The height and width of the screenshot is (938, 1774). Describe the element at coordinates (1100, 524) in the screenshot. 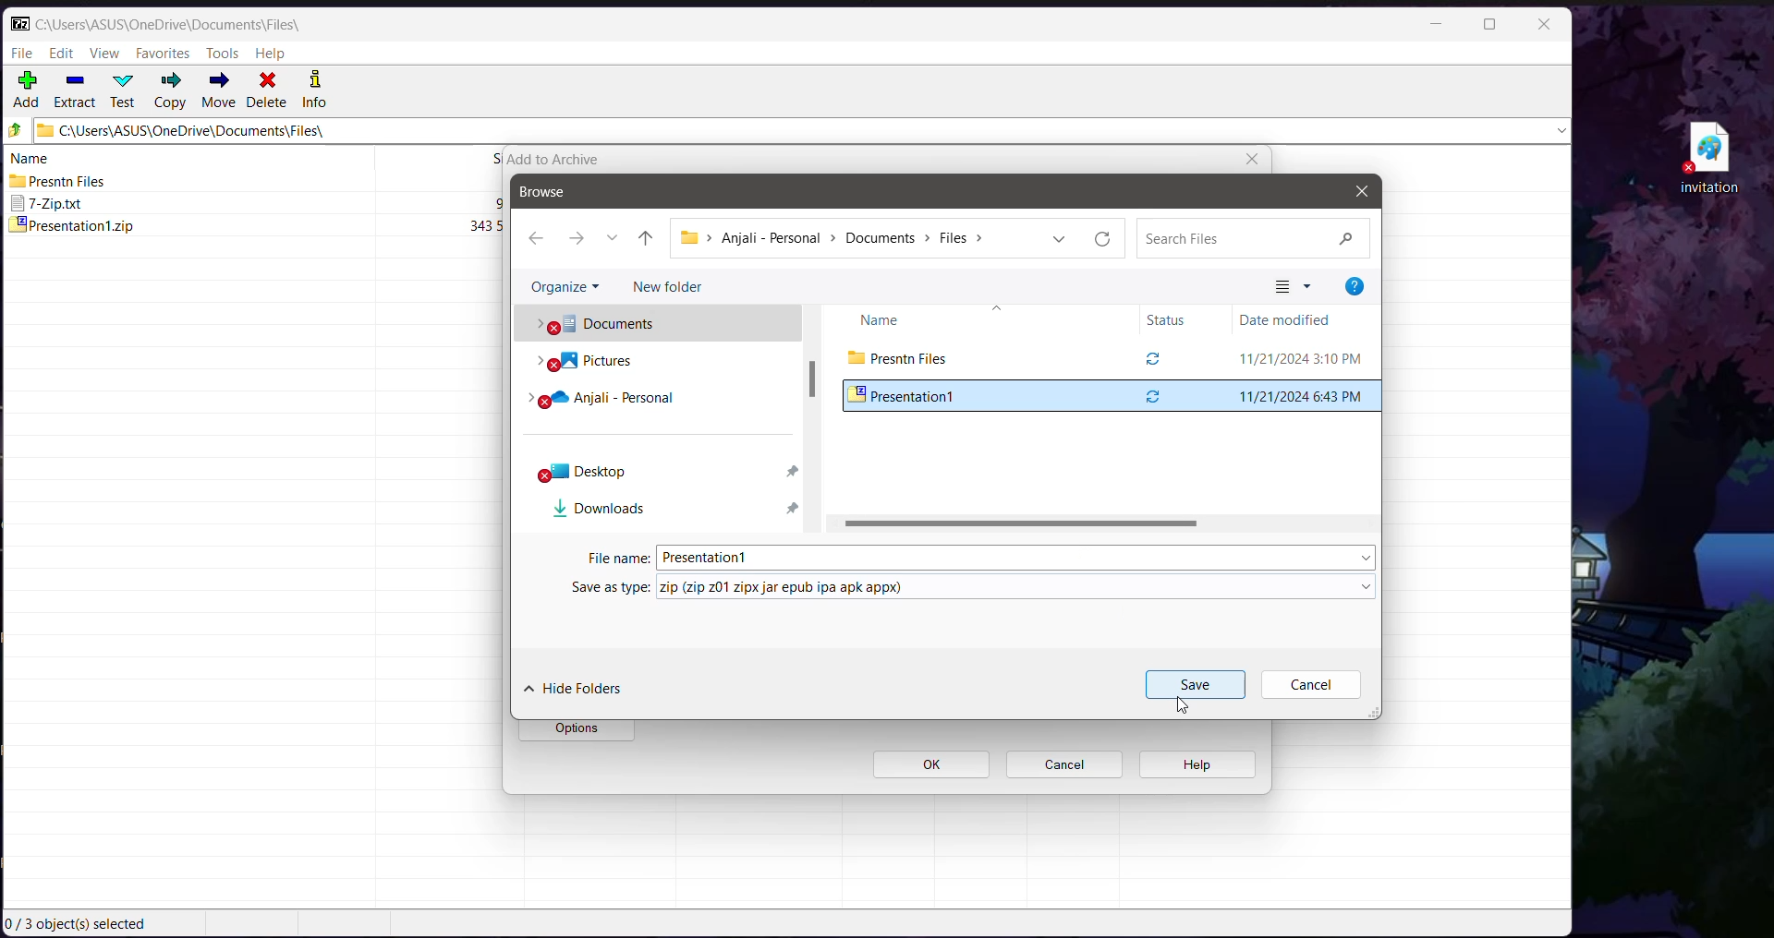

I see `Horizontal Scroll Bar` at that location.